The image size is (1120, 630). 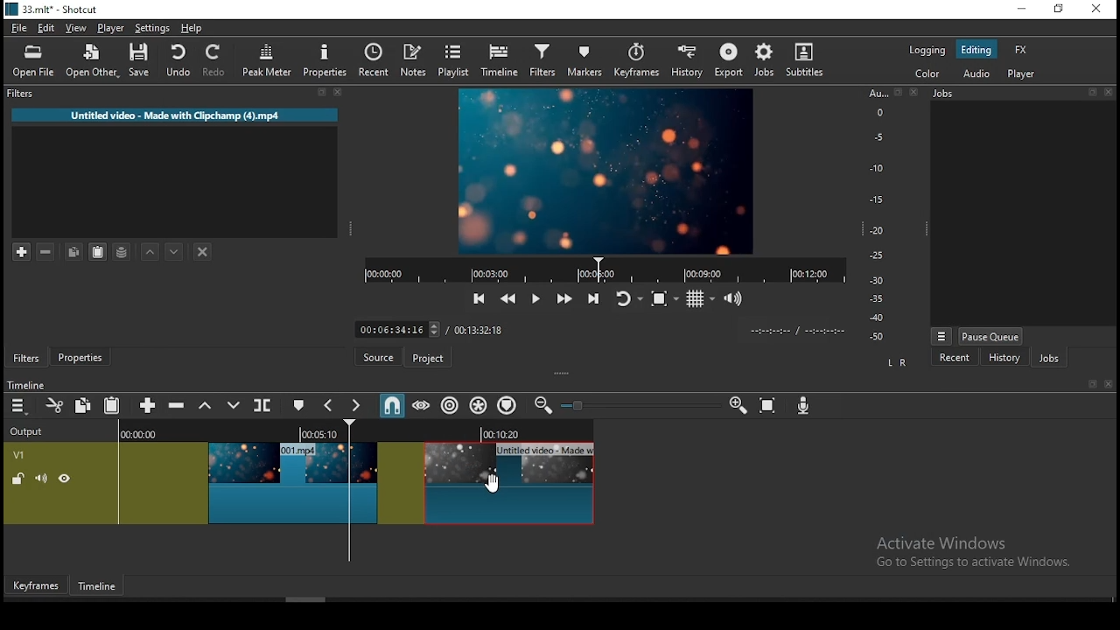 I want to click on video track, so click(x=299, y=476).